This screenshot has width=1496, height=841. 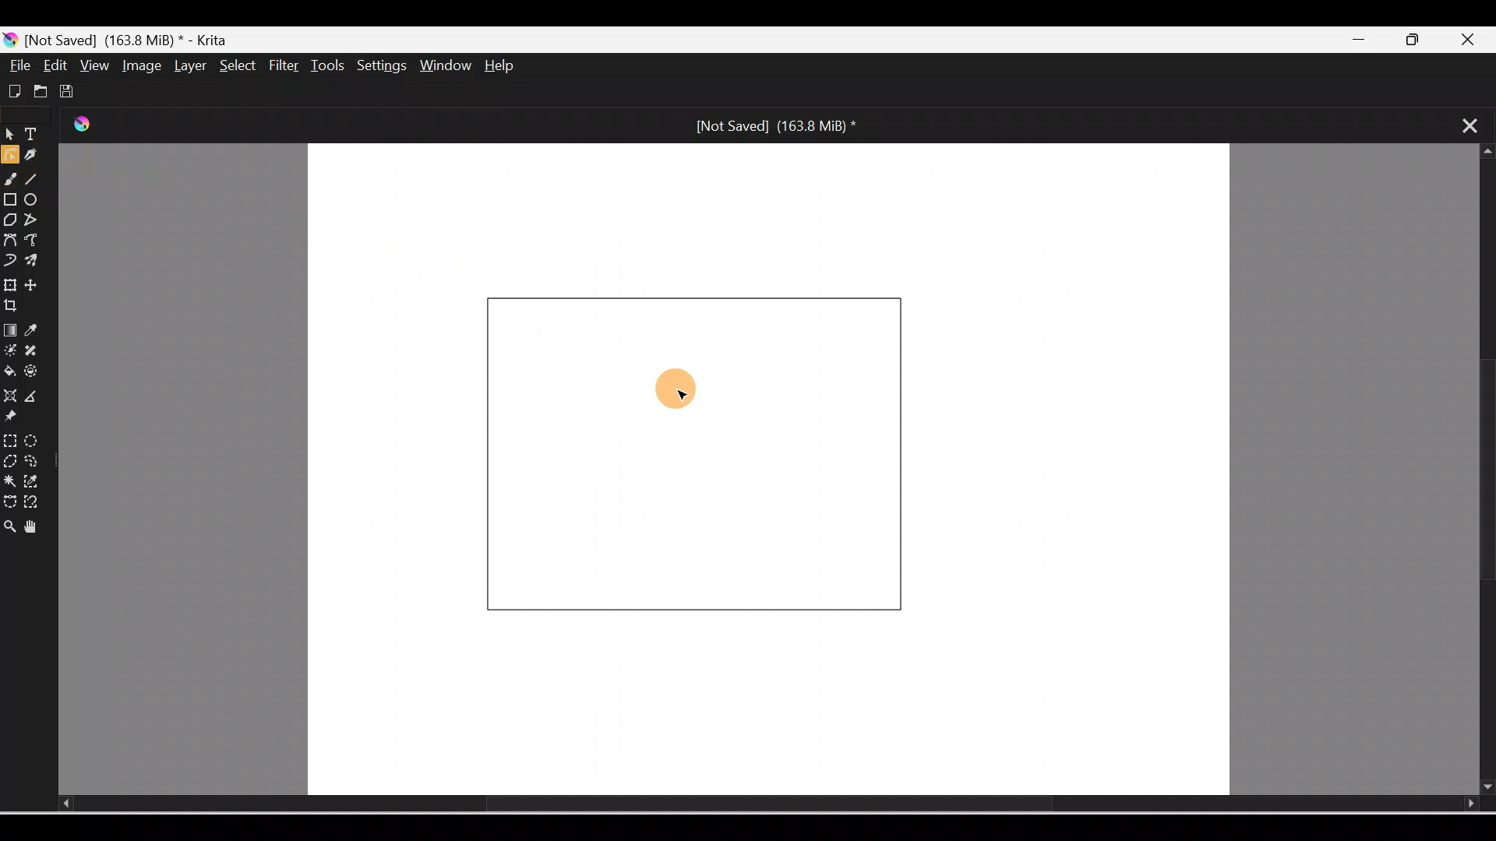 What do you see at coordinates (9, 396) in the screenshot?
I see `Assistant tool` at bounding box center [9, 396].